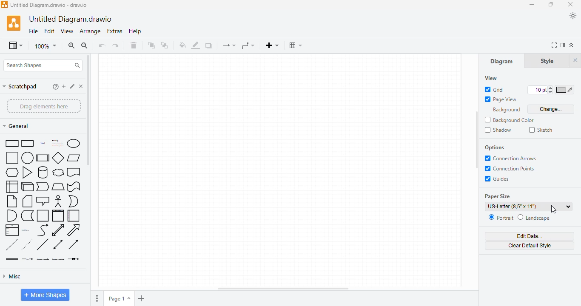 Image resolution: width=581 pixels, height=306 pixels. Describe the element at coordinates (295, 45) in the screenshot. I see `table` at that location.